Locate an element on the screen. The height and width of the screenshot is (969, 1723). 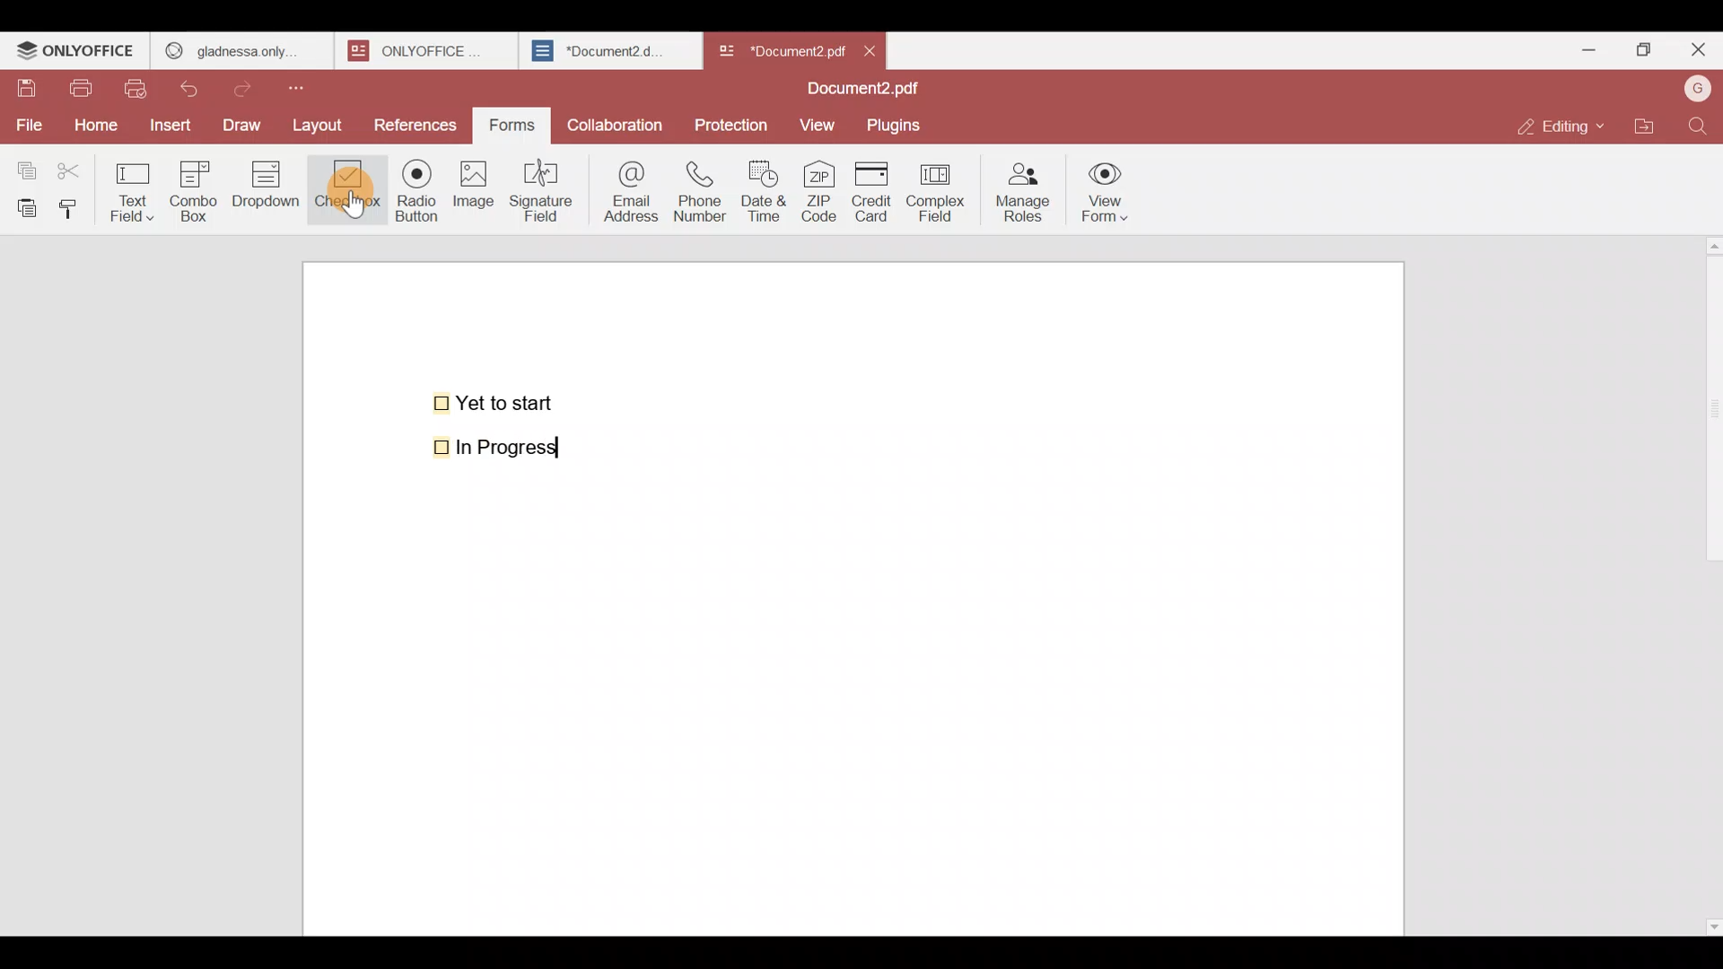
Date & time is located at coordinates (768, 191).